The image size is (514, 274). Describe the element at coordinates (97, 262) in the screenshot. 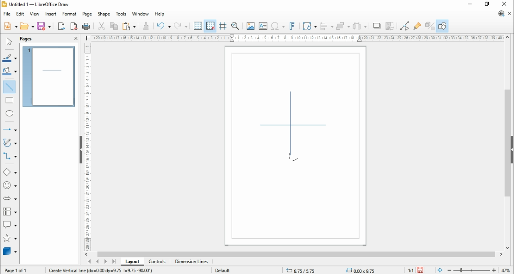

I see `previous page` at that location.